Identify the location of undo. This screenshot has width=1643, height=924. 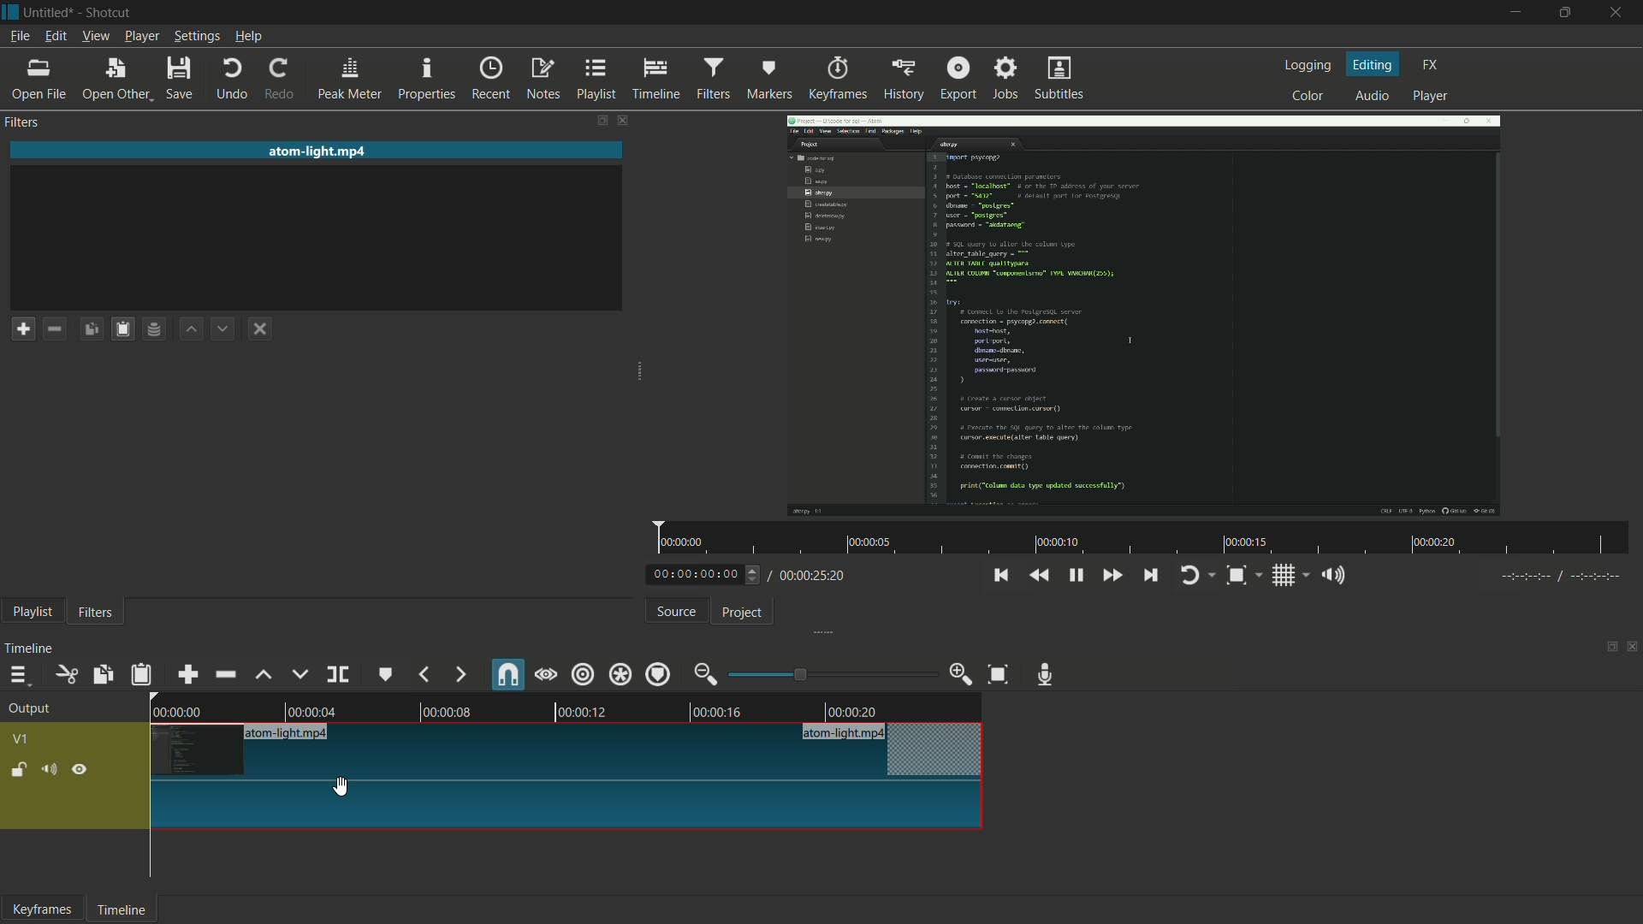
(229, 77).